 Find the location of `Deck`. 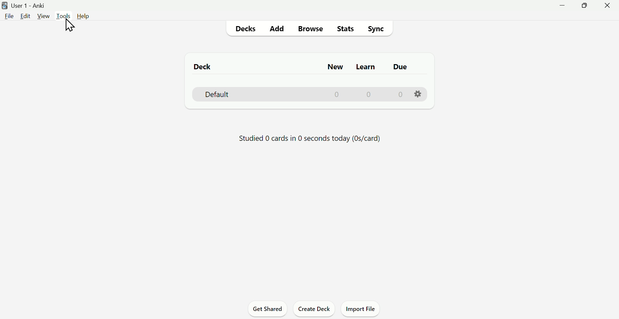

Deck is located at coordinates (200, 67).